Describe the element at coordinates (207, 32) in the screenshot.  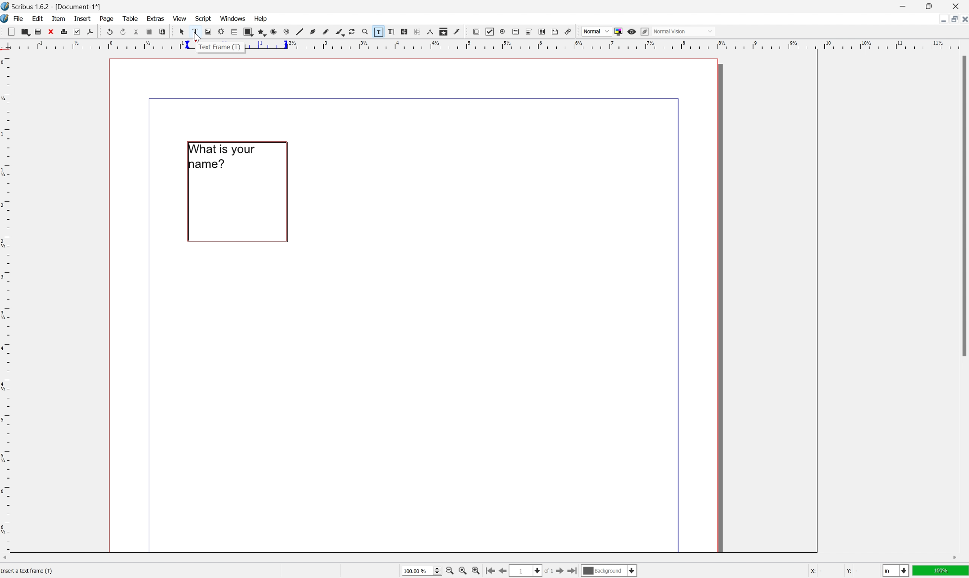
I see `image frame` at that location.